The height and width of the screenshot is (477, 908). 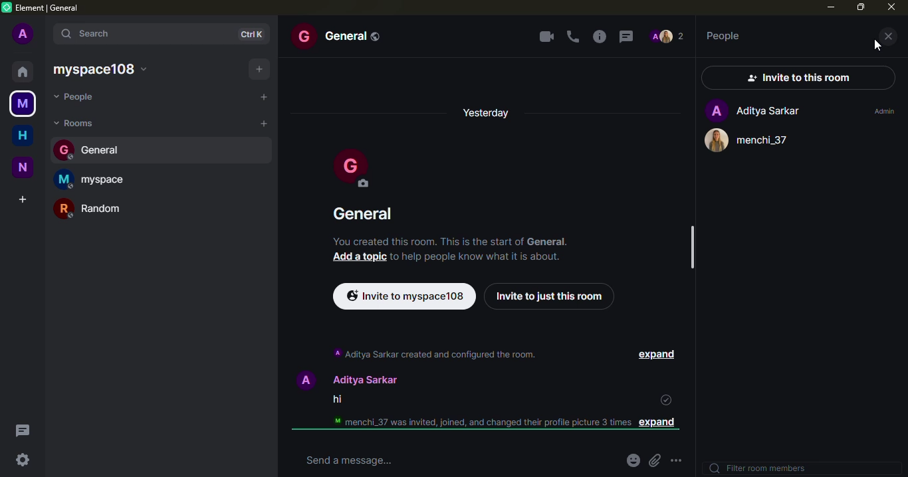 I want to click on people, so click(x=730, y=35).